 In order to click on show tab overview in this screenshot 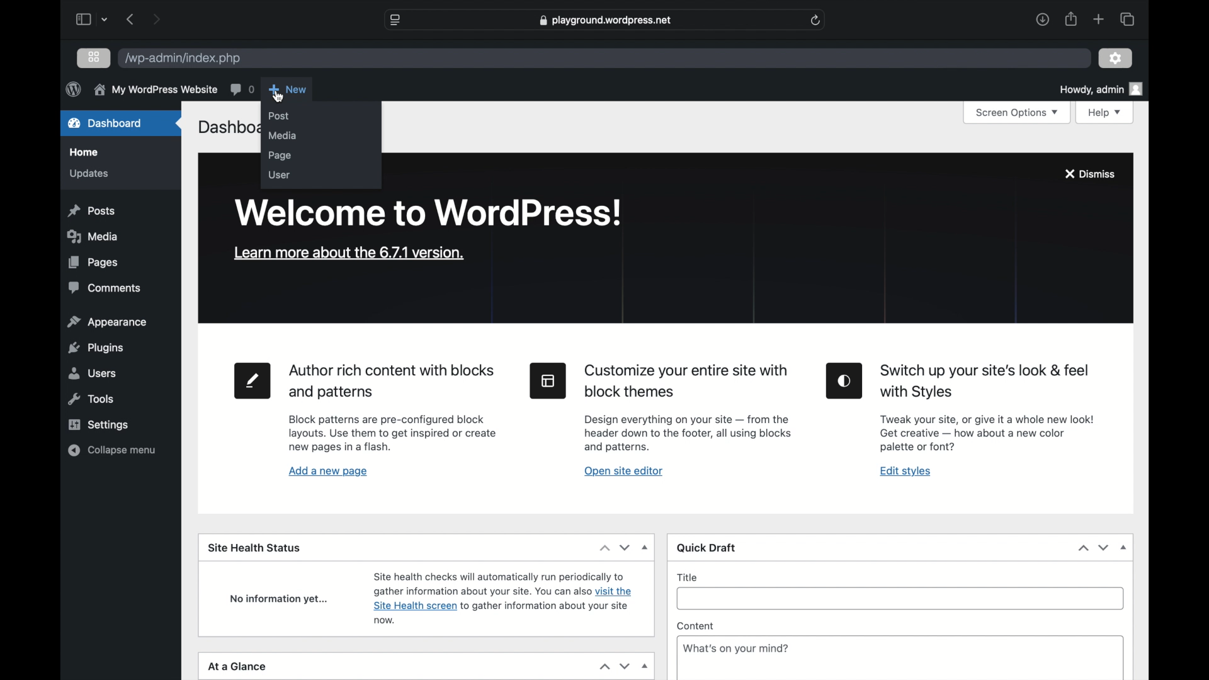, I will do `click(1127, 19)`.